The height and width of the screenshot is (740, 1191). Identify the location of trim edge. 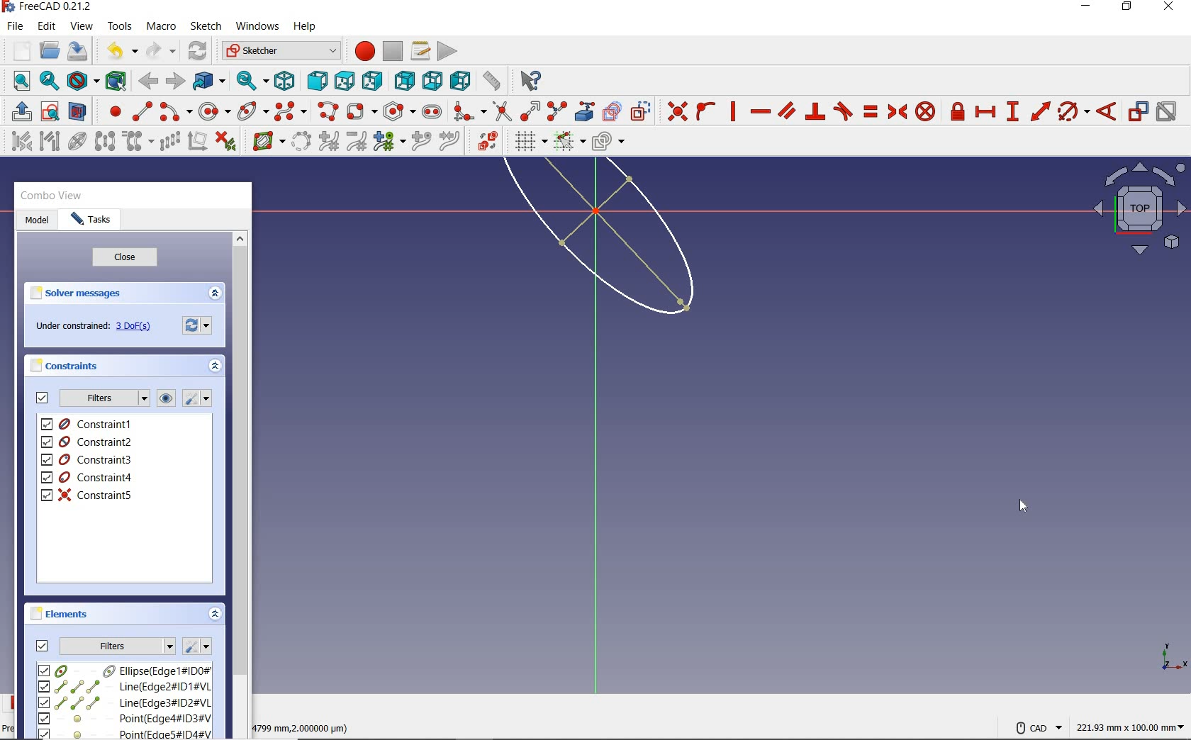
(501, 111).